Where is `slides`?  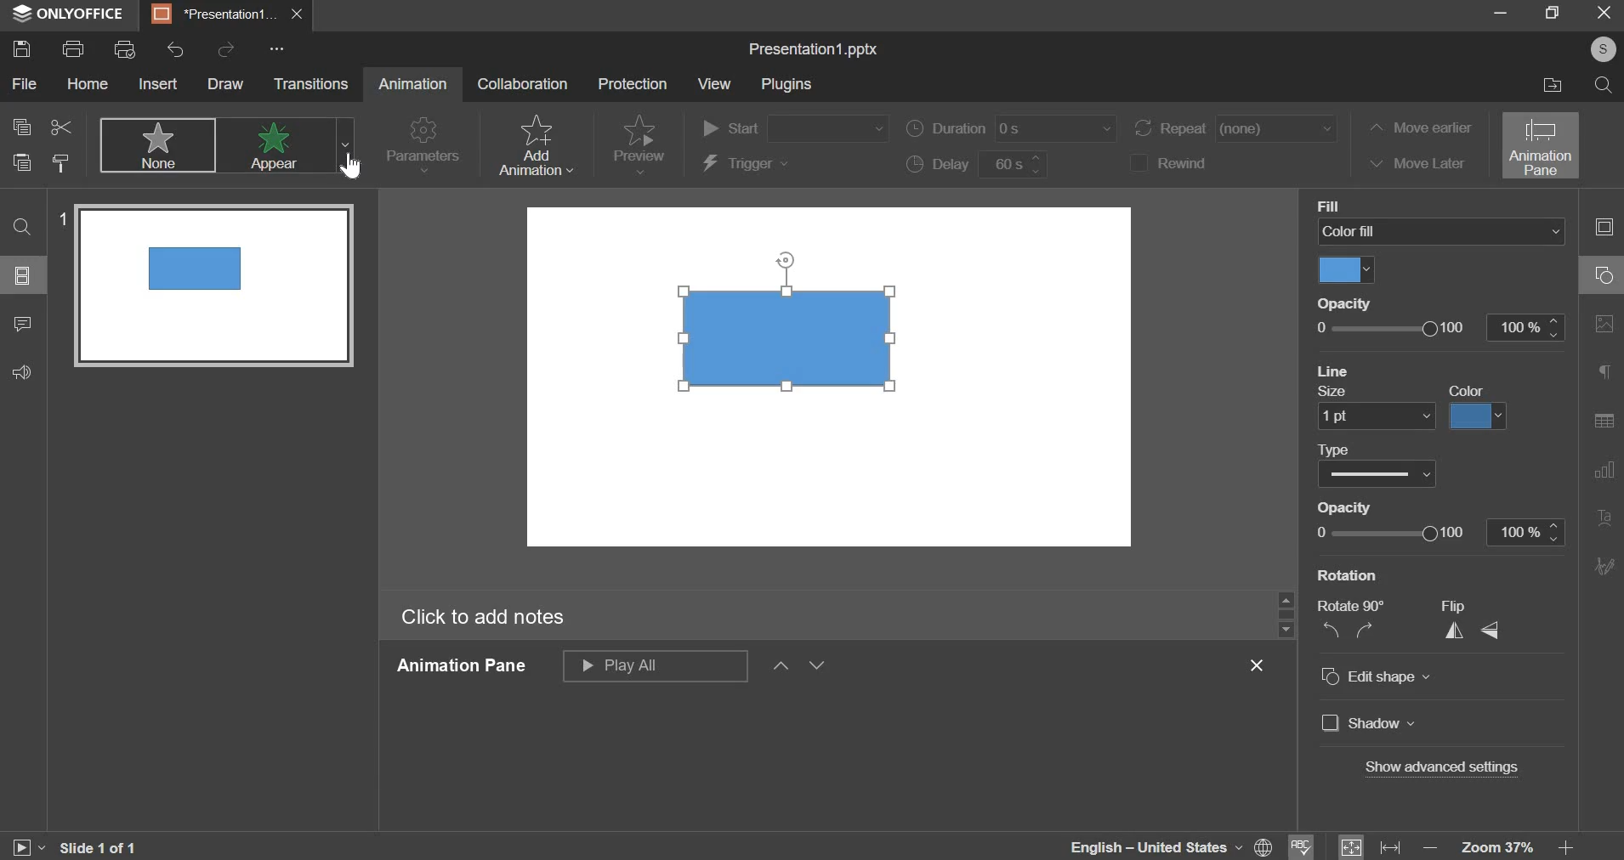
slides is located at coordinates (25, 275).